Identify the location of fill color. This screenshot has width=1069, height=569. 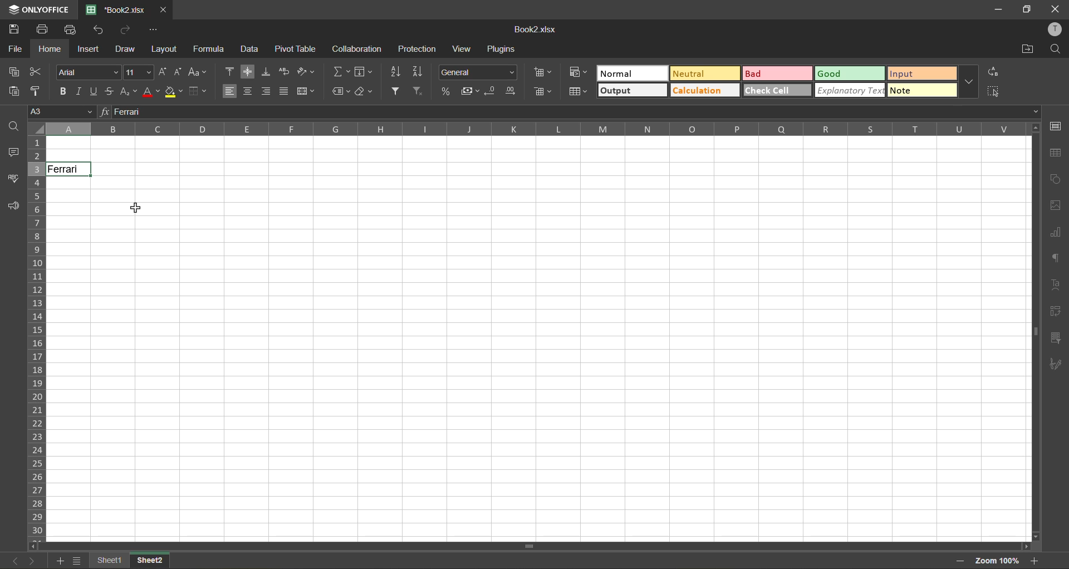
(171, 91).